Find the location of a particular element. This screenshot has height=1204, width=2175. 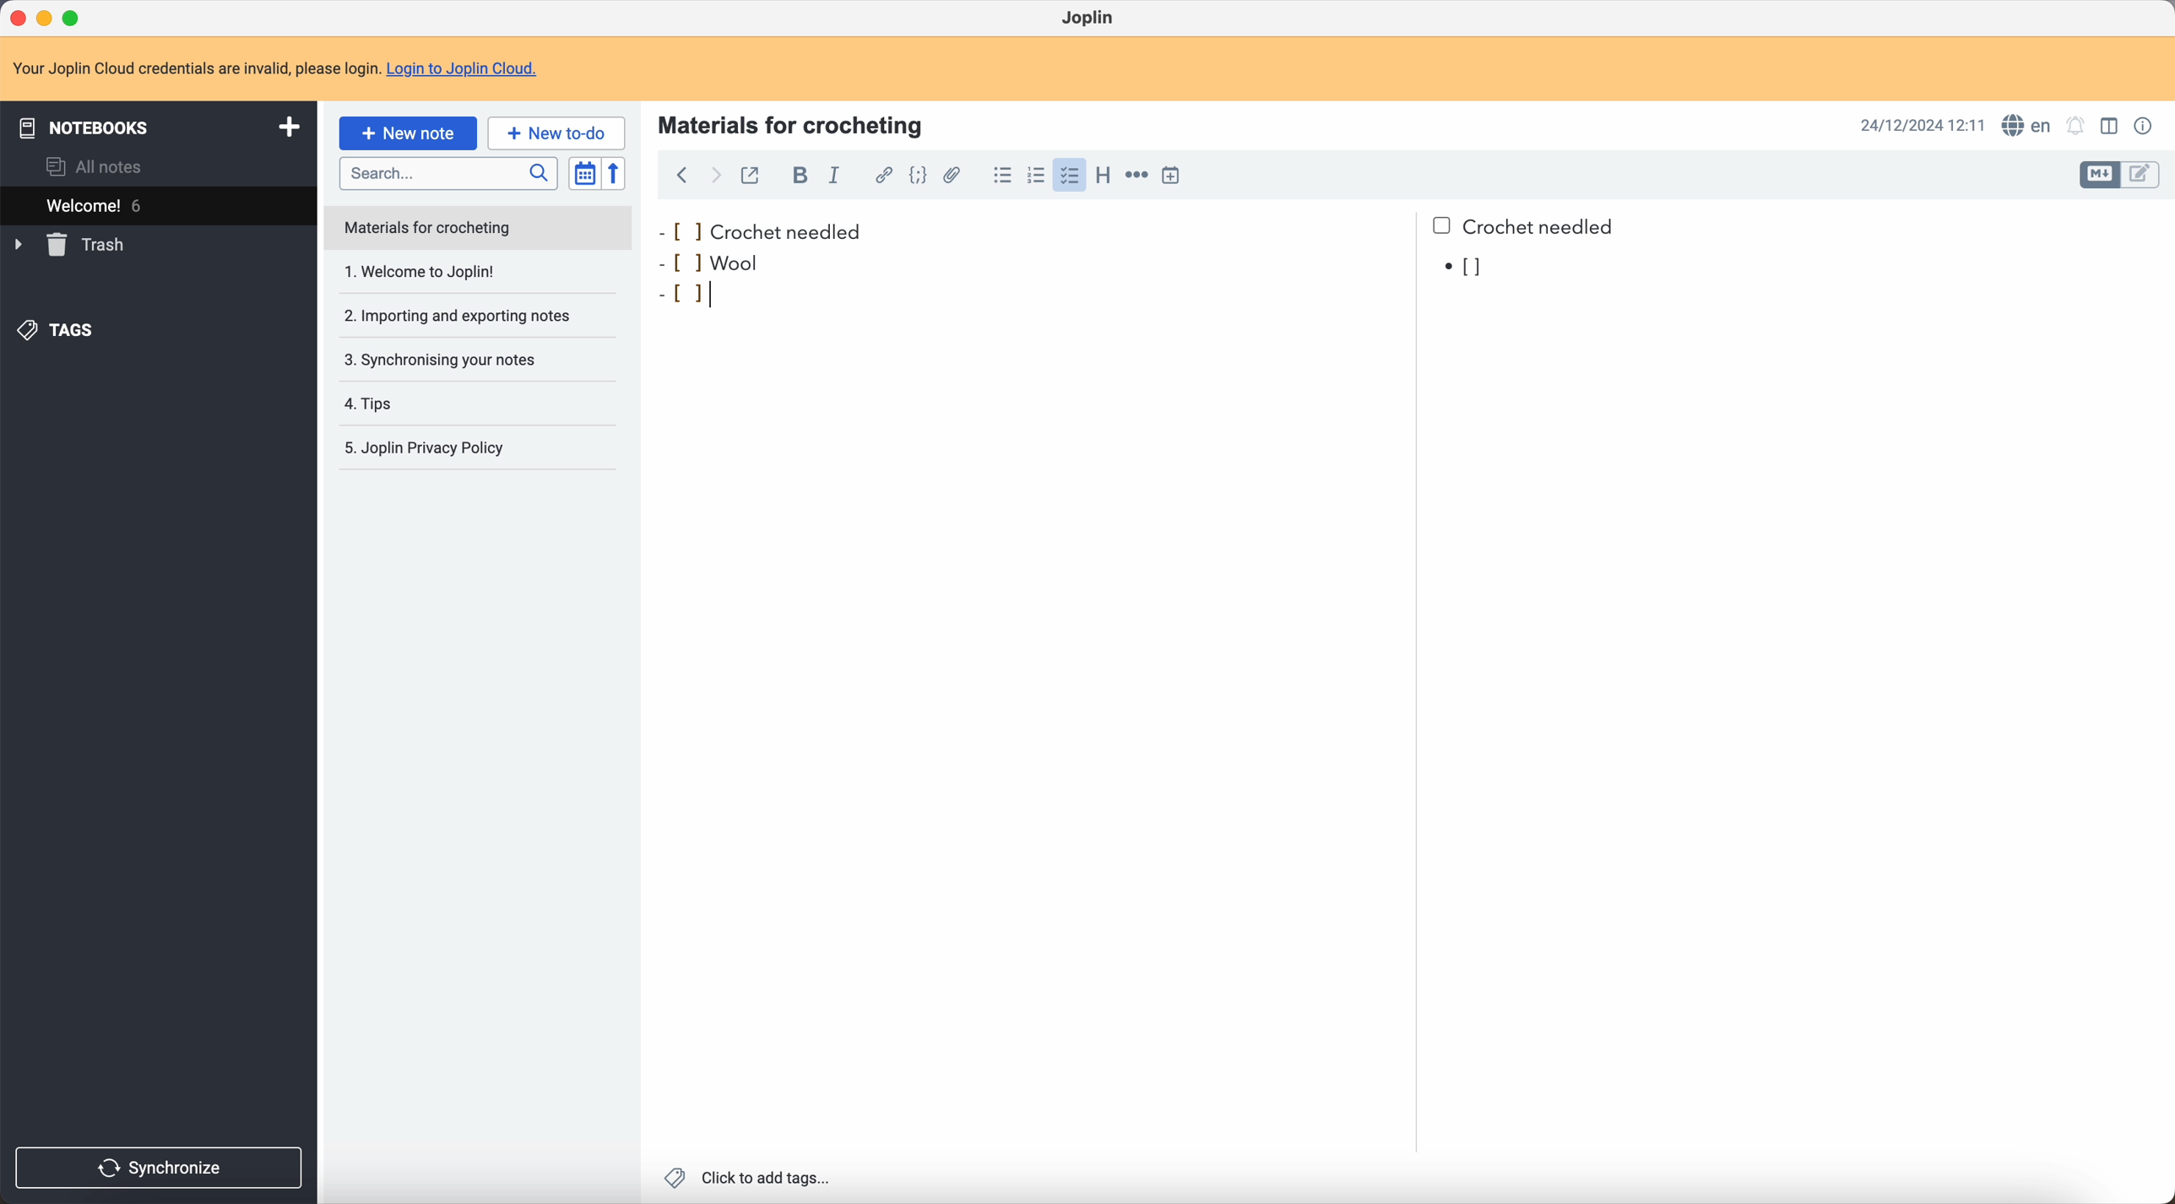

bulleted list is located at coordinates (1001, 175).